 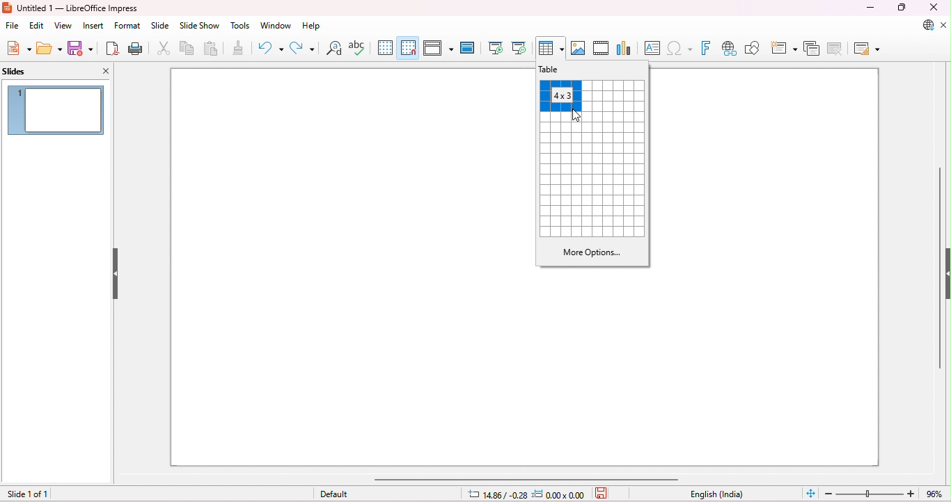 I want to click on print, so click(x=137, y=49).